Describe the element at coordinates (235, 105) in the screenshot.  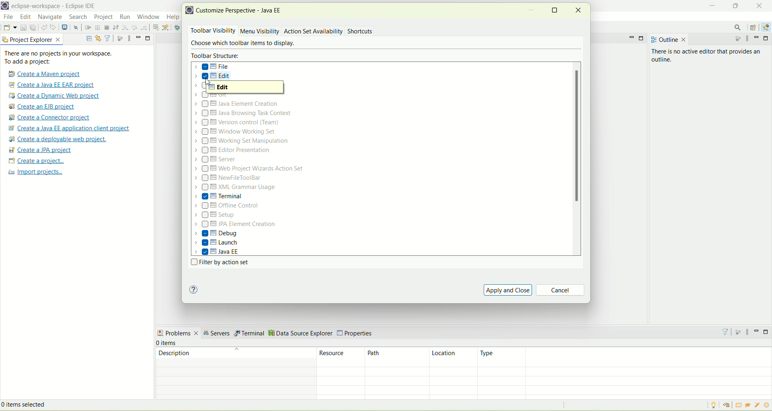
I see `Java element creator` at that location.